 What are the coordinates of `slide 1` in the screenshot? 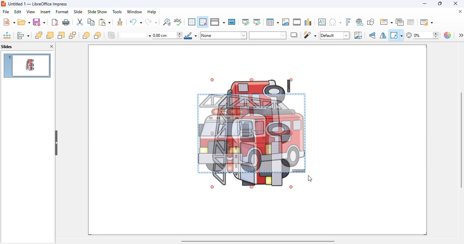 It's located at (27, 65).